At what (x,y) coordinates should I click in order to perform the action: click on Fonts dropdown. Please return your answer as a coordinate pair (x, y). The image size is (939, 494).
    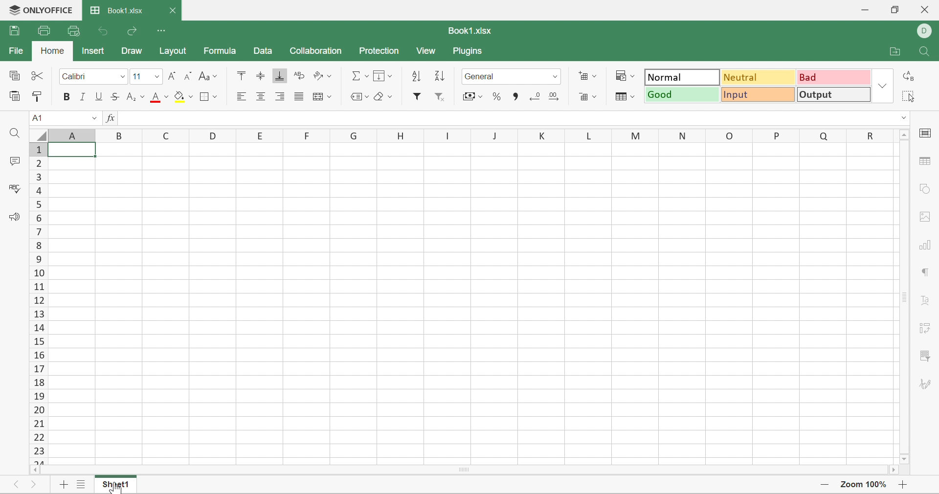
    Looking at the image, I should click on (156, 78).